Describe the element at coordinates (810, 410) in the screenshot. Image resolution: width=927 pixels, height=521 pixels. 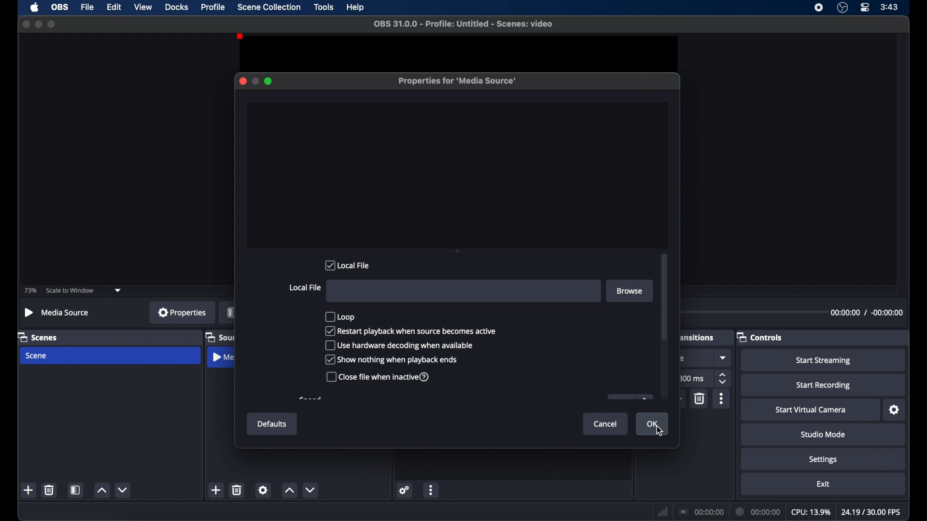
I see `start virtual camera` at that location.